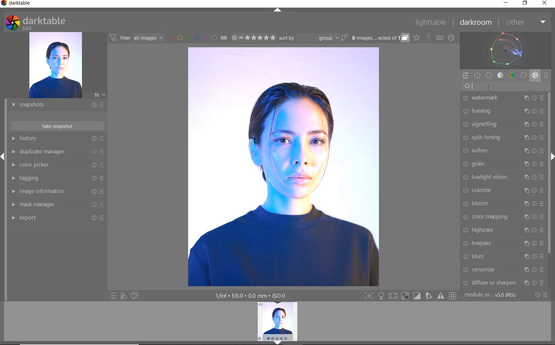  What do you see at coordinates (56, 178) in the screenshot?
I see `TAGGING` at bounding box center [56, 178].